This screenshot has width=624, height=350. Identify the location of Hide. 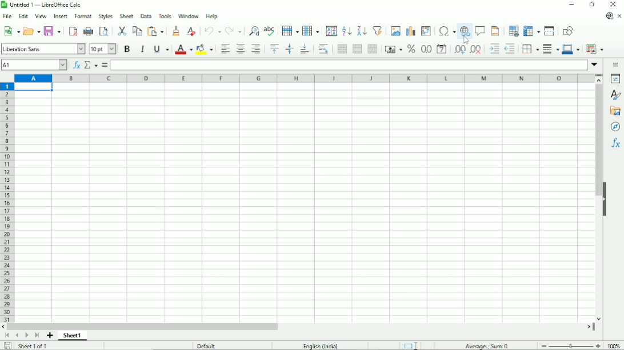
(606, 198).